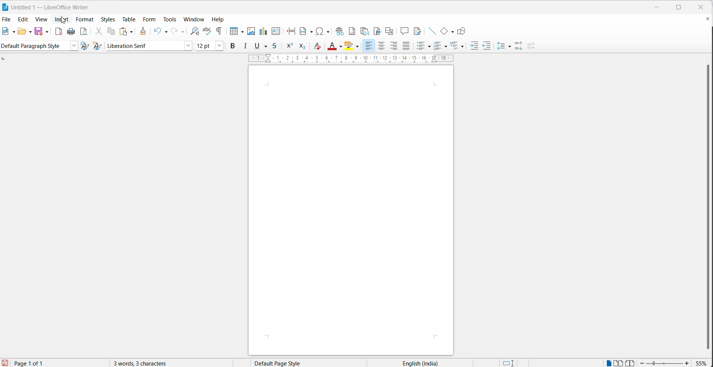  Describe the element at coordinates (290, 46) in the screenshot. I see `superscript` at that location.